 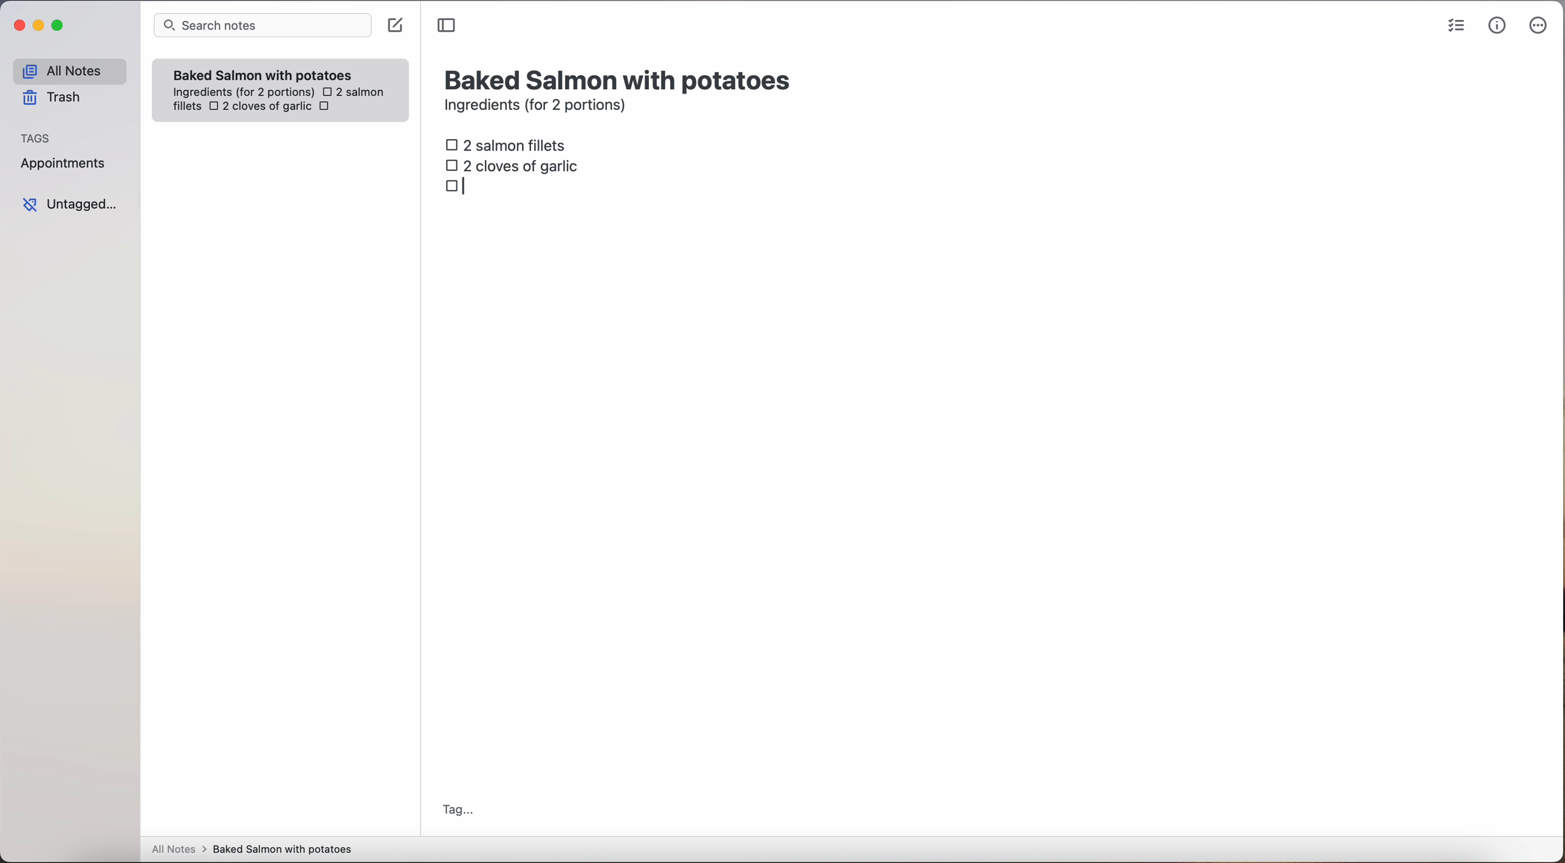 I want to click on maximize, so click(x=60, y=25).